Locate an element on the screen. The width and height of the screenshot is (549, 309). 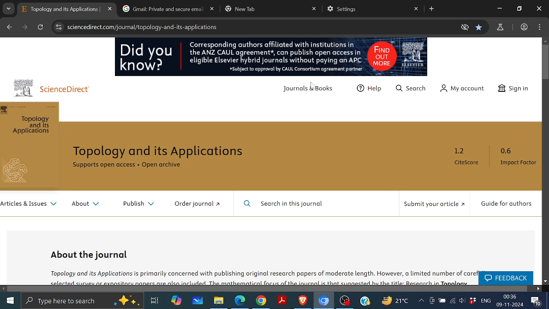
cursor is located at coordinates (311, 86).